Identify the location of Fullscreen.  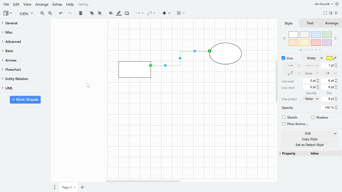
(325, 13).